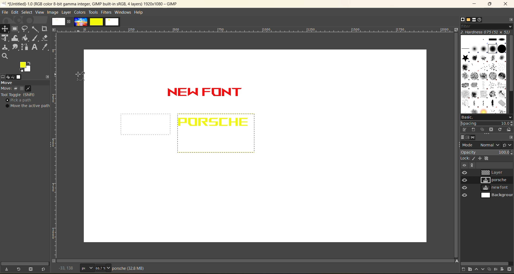 The width and height of the screenshot is (514, 274). Describe the element at coordinates (487, 159) in the screenshot. I see `alpha` at that location.